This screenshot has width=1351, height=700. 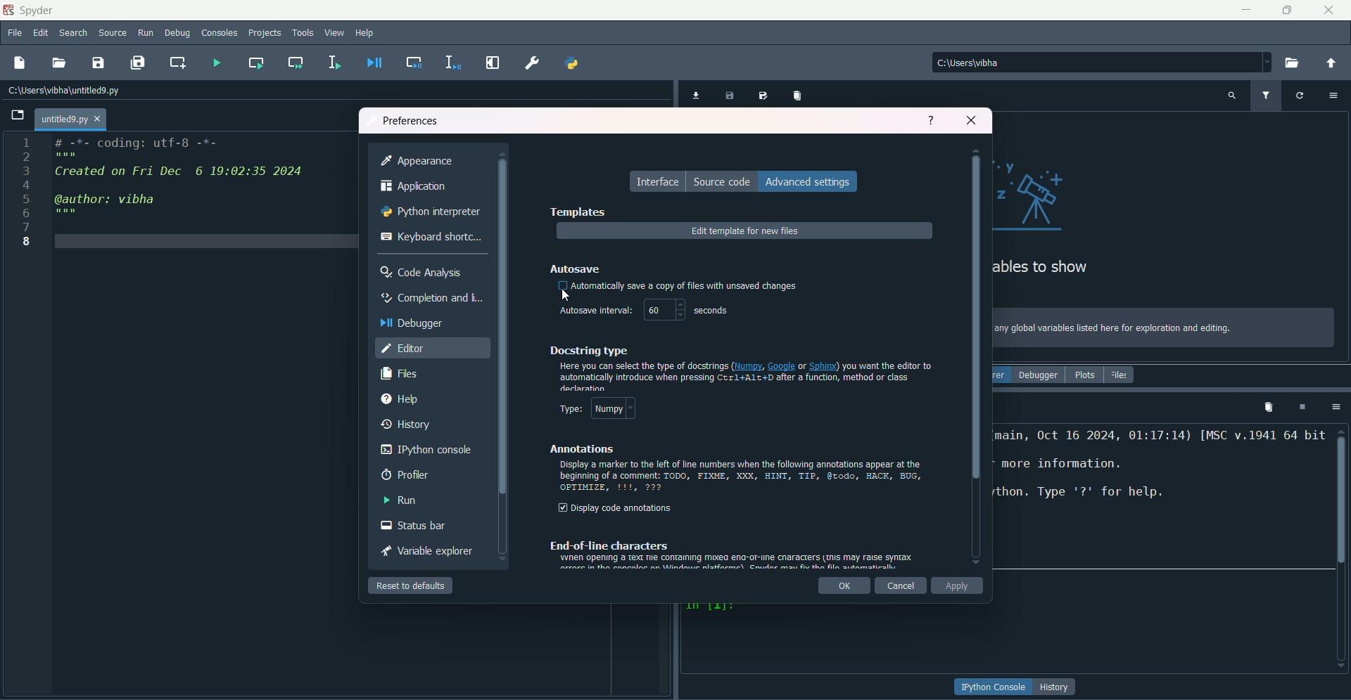 What do you see at coordinates (731, 554) in the screenshot?
I see `text` at bounding box center [731, 554].